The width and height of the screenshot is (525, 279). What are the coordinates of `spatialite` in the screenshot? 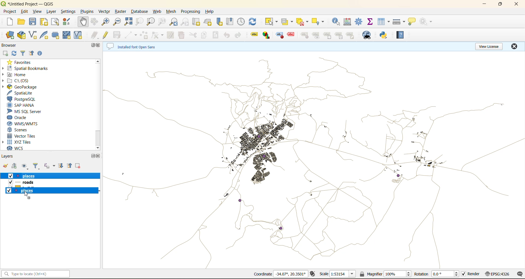 It's located at (27, 93).